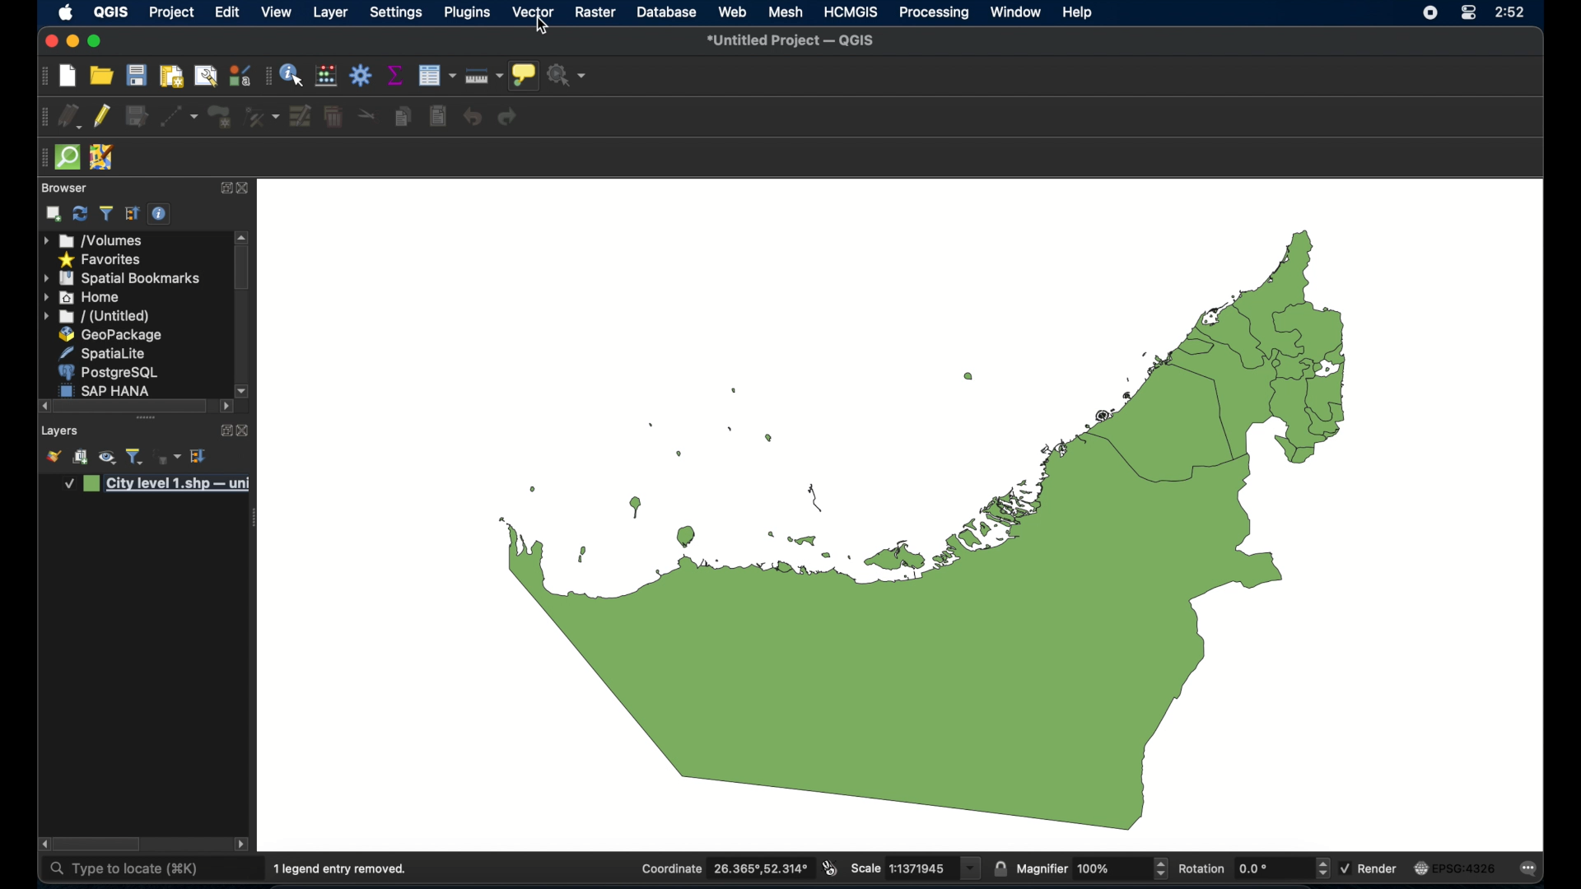 The image size is (1581, 889). Describe the element at coordinates (830, 868) in the screenshot. I see `toggle extents and mouse display position` at that location.